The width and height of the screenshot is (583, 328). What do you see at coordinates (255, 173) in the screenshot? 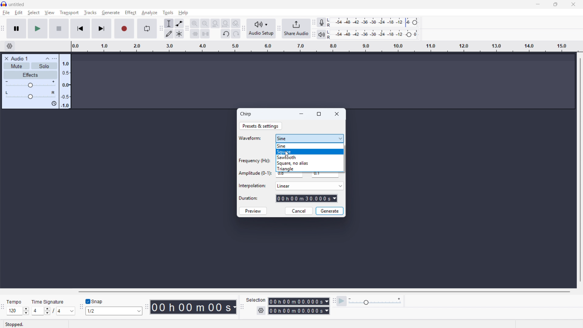
I see `Amplitude (0-1)` at bounding box center [255, 173].